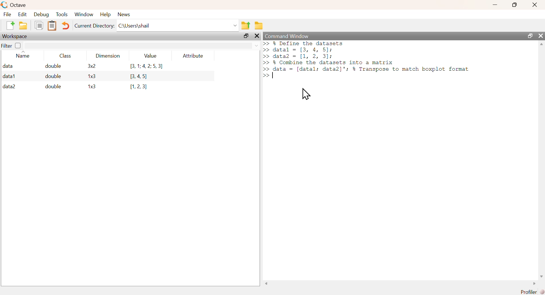 The height and width of the screenshot is (295, 545). I want to click on close, so click(541, 35).